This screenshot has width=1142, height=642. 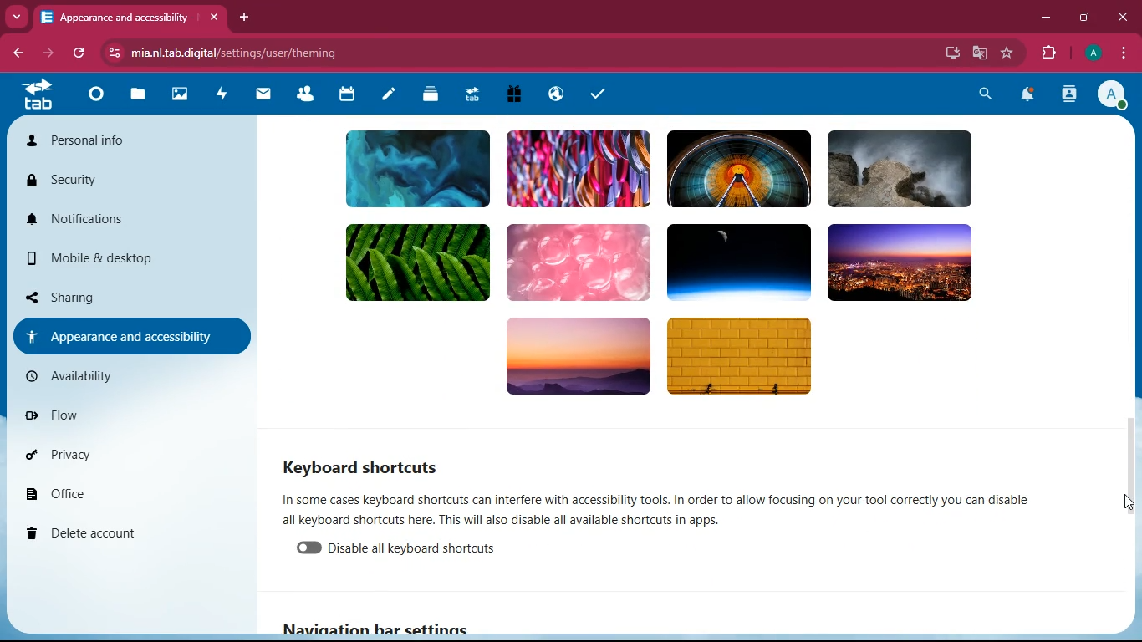 What do you see at coordinates (515, 94) in the screenshot?
I see `gift` at bounding box center [515, 94].